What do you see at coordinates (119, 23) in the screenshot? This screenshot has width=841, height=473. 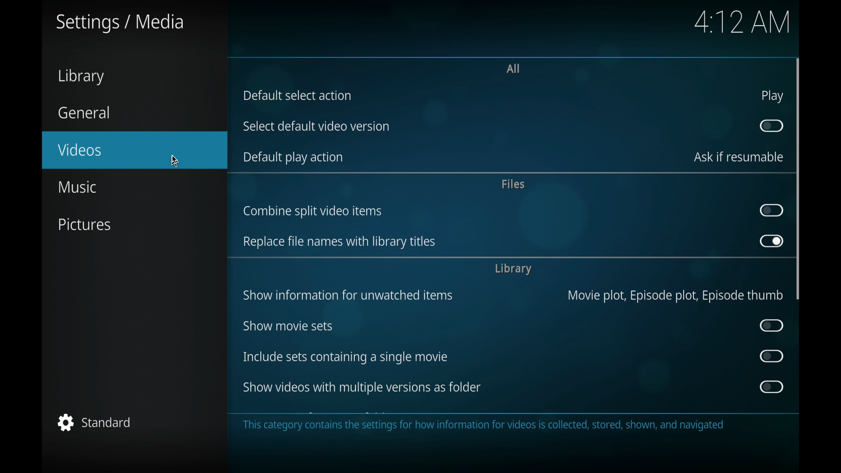 I see `settings/media` at bounding box center [119, 23].